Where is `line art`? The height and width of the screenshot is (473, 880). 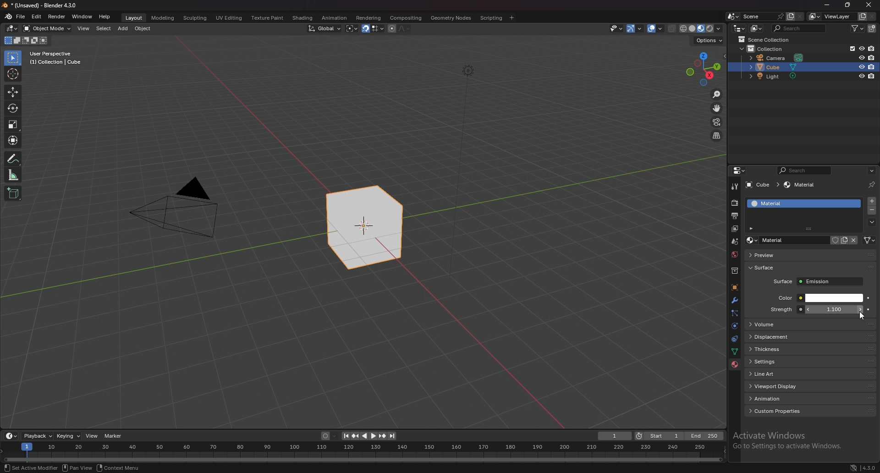 line art is located at coordinates (810, 374).